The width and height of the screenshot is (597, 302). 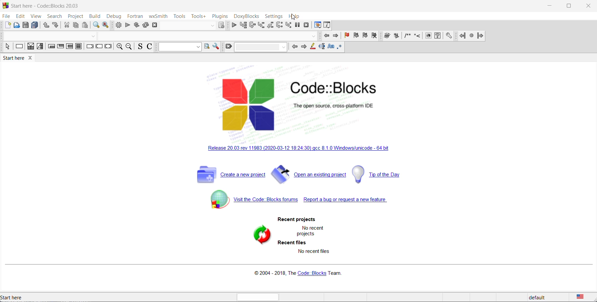 I want to click on icon, so click(x=418, y=36).